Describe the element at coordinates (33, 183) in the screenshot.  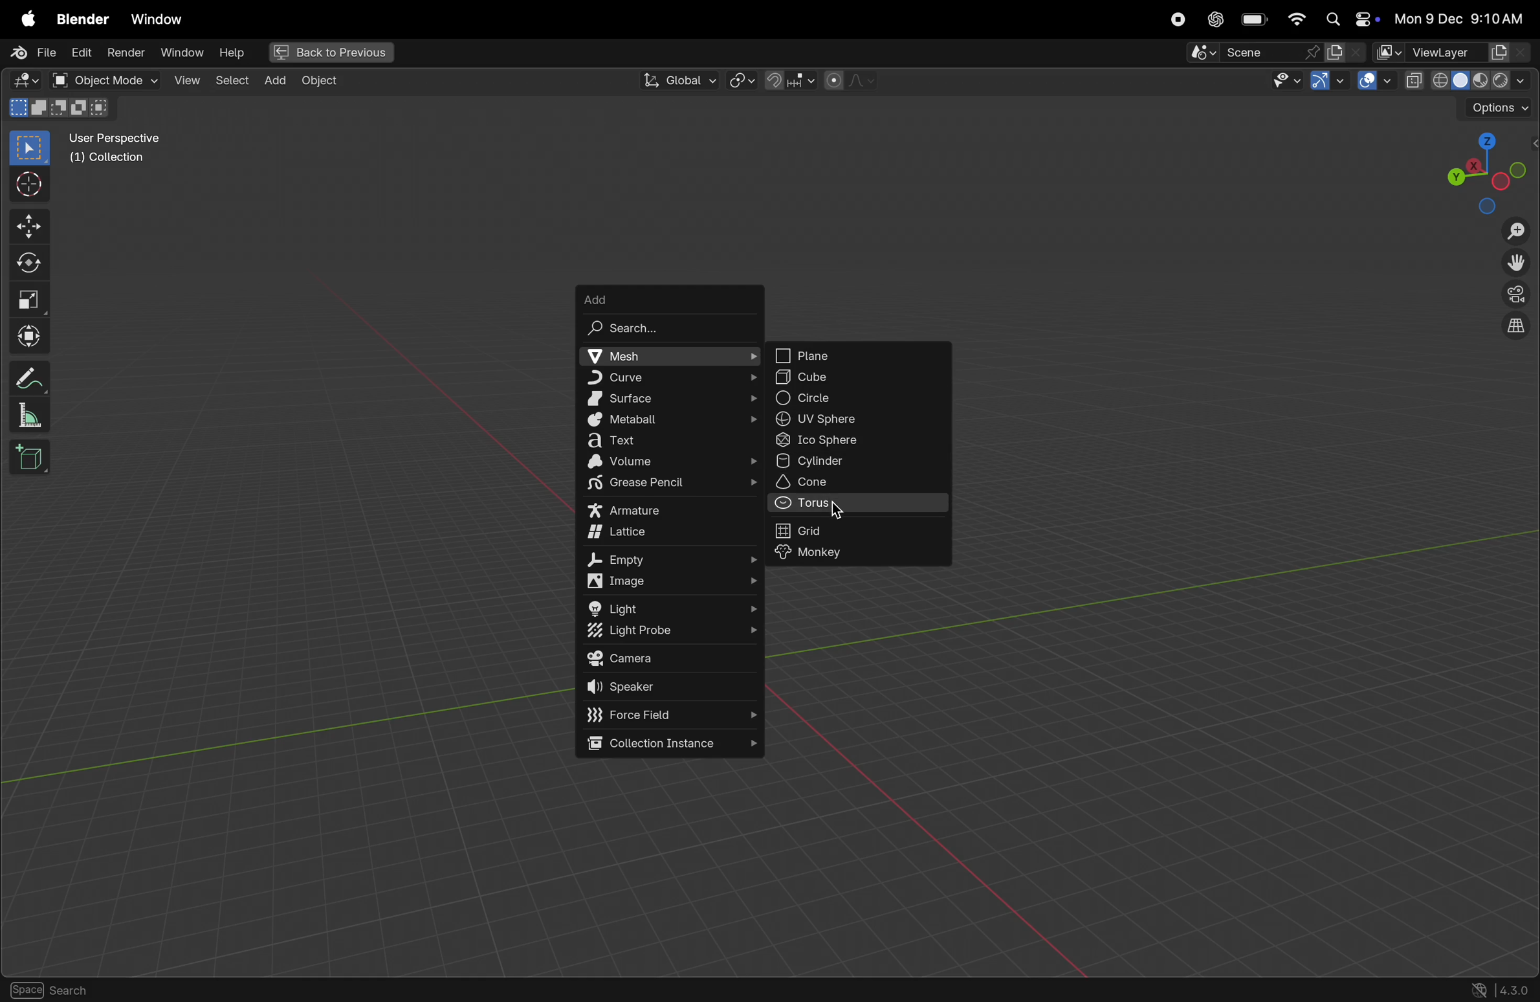
I see `curosor` at that location.